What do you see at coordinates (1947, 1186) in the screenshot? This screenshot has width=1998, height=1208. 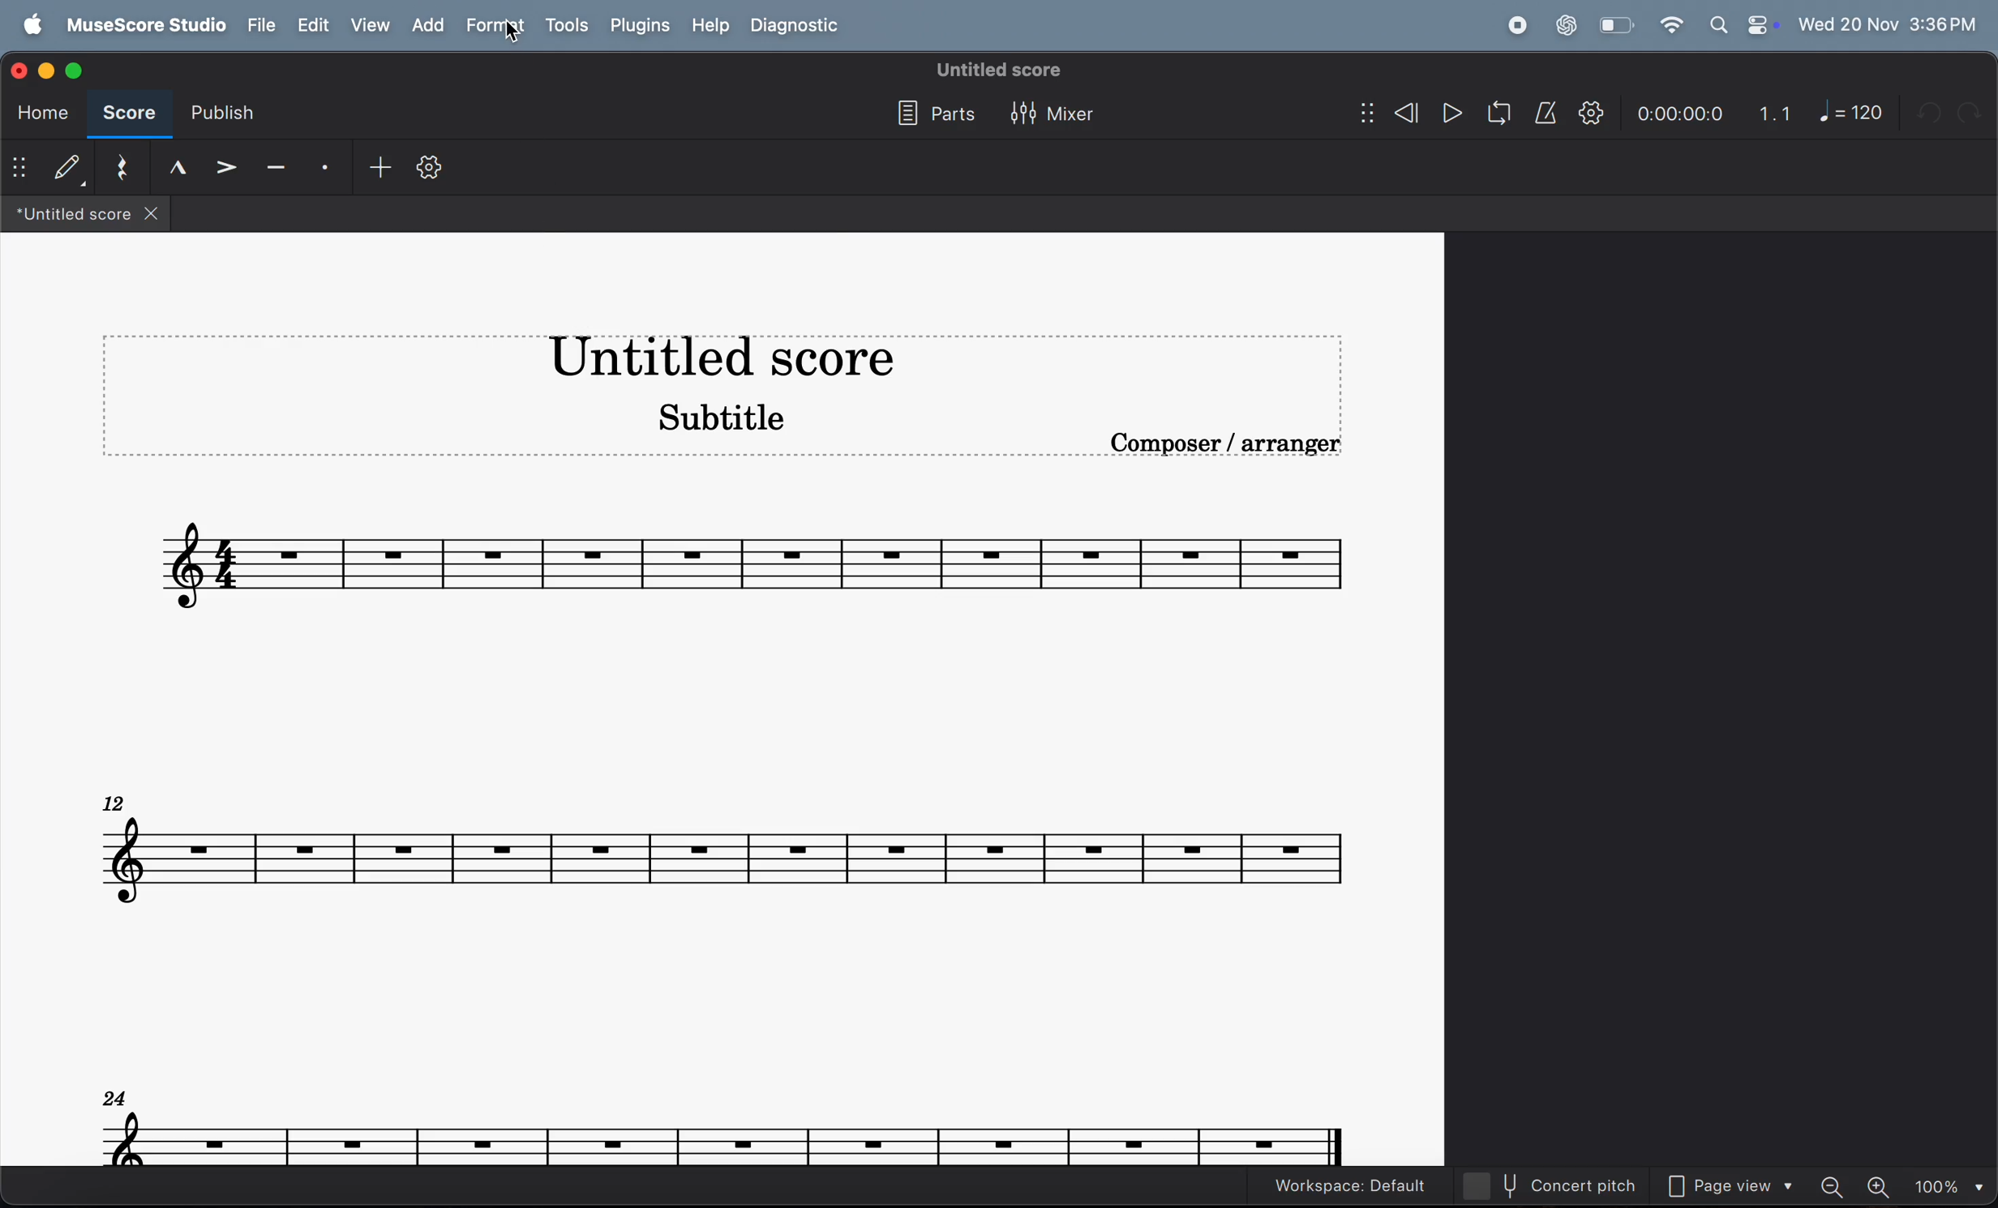 I see `zoom percentage` at bounding box center [1947, 1186].